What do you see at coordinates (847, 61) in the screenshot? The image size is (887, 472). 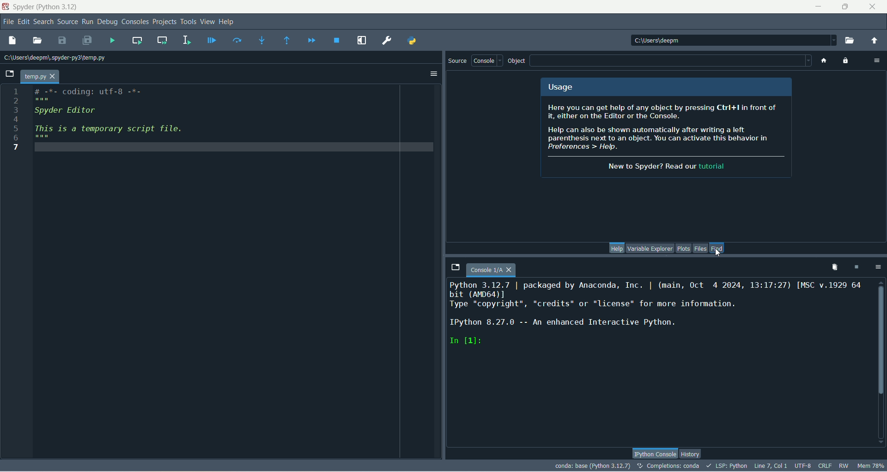 I see `lock` at bounding box center [847, 61].